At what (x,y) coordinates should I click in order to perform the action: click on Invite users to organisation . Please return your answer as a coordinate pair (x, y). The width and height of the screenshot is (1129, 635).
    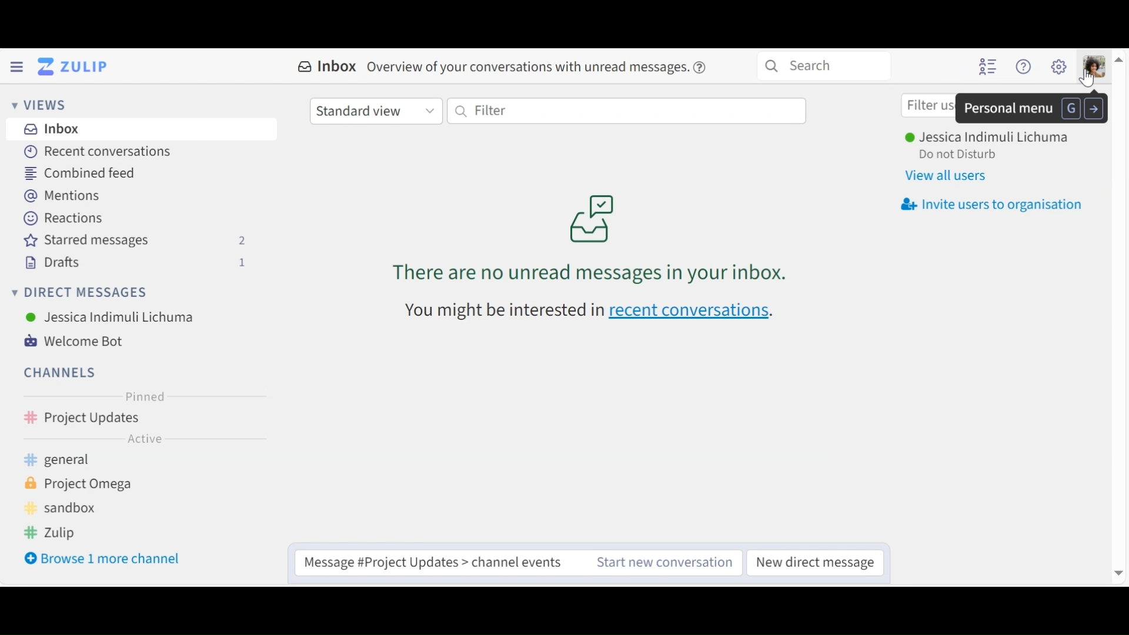
    Looking at the image, I should click on (991, 205).